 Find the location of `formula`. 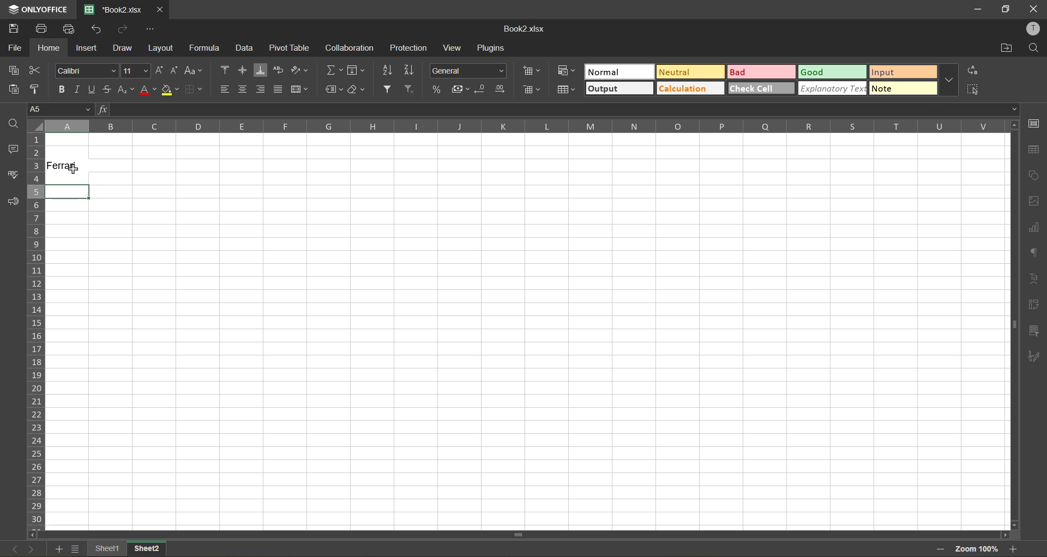

formula is located at coordinates (206, 48).